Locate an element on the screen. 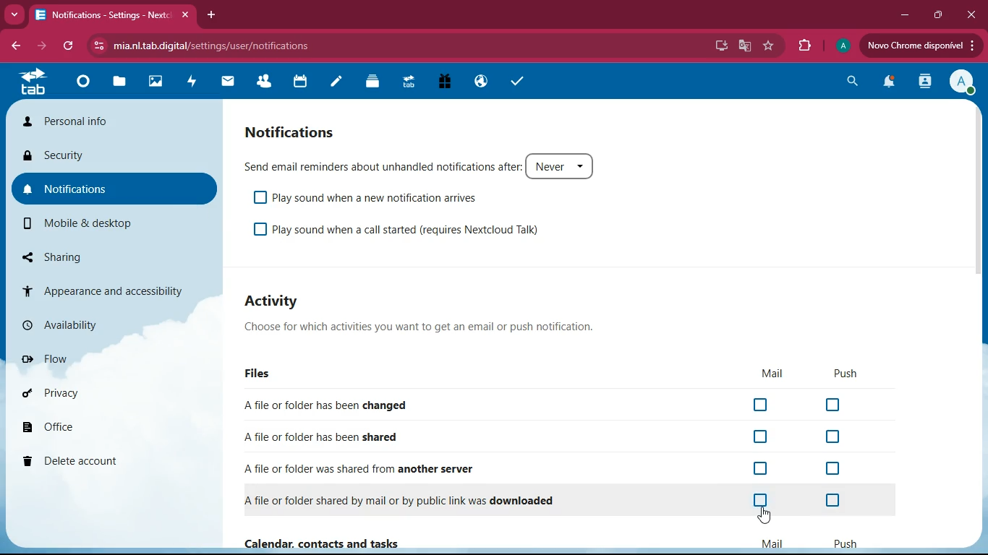  off is located at coordinates (838, 500).